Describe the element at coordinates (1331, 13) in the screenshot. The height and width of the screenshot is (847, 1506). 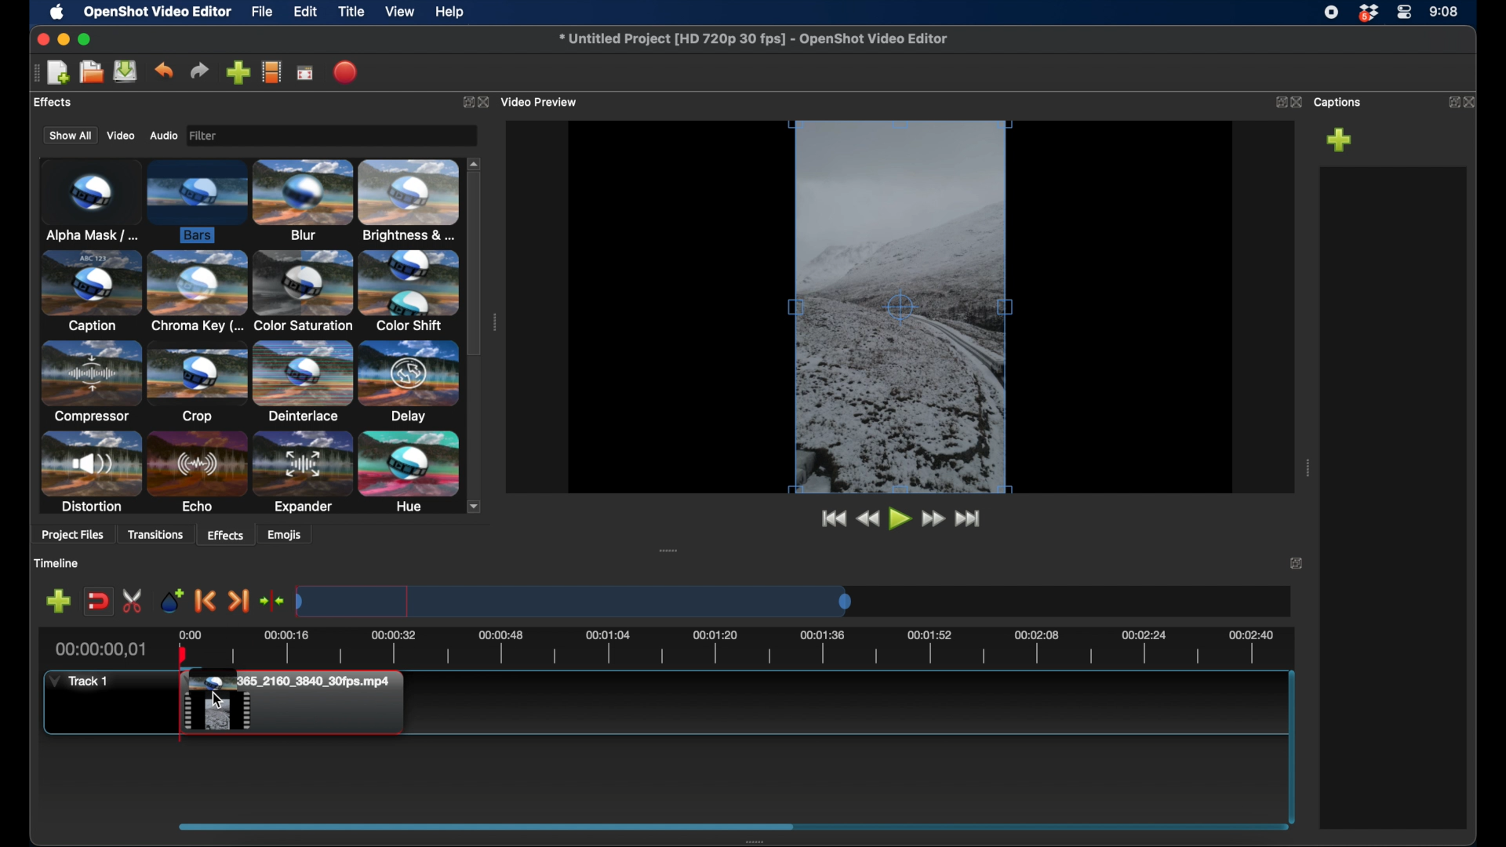
I see `screen recorder icon` at that location.